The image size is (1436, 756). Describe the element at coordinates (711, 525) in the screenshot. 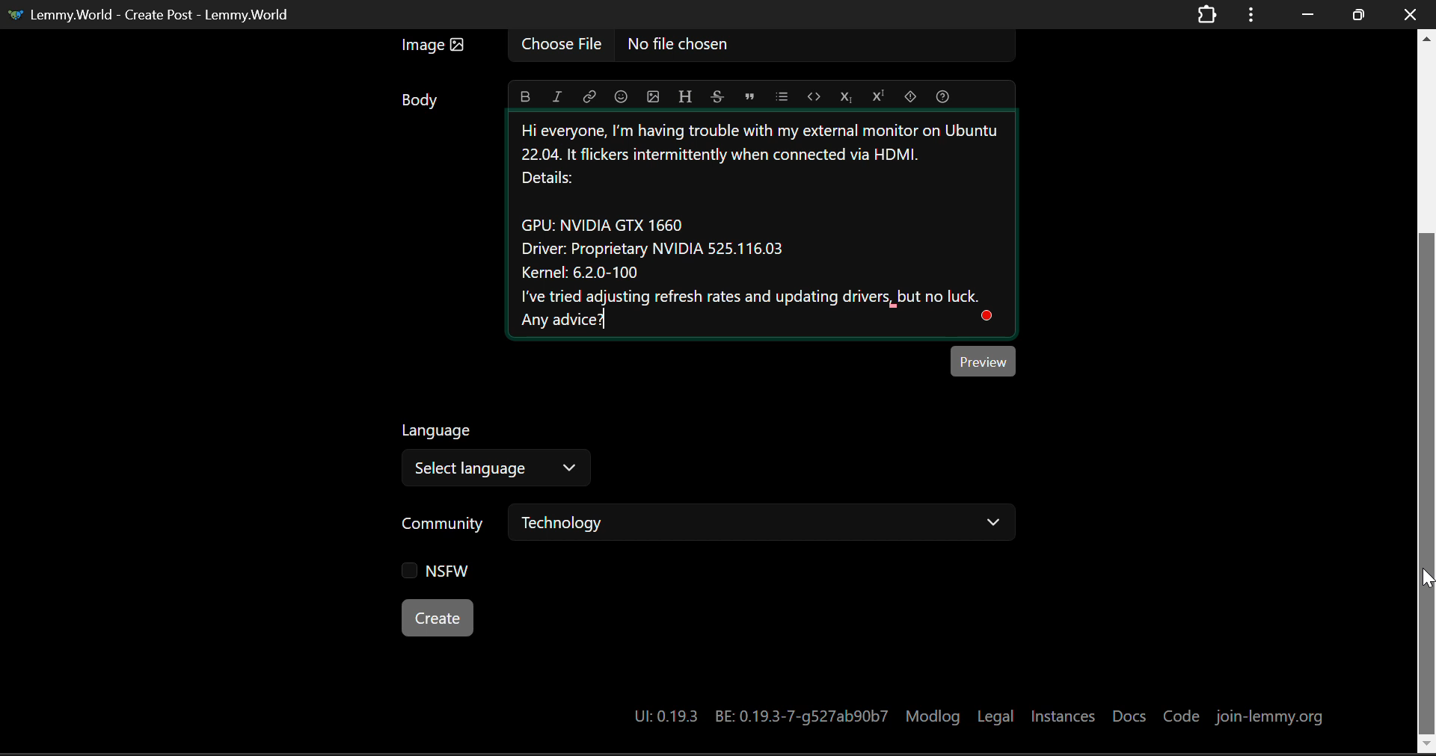

I see `Community: Technology` at that location.